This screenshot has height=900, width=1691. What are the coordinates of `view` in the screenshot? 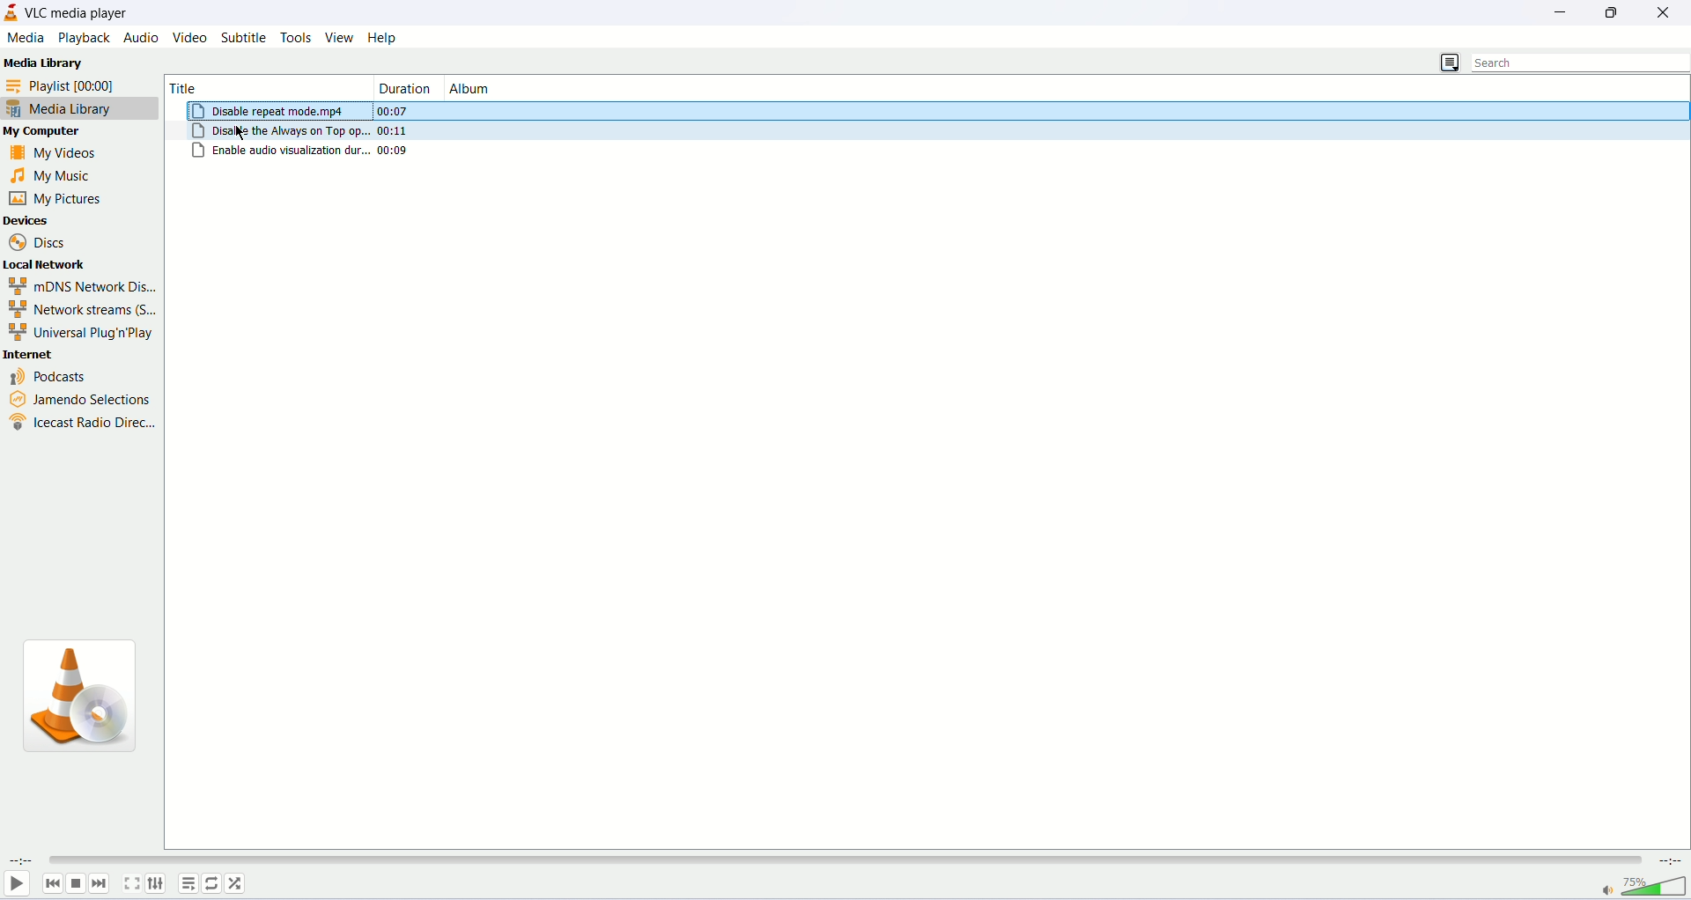 It's located at (339, 37).